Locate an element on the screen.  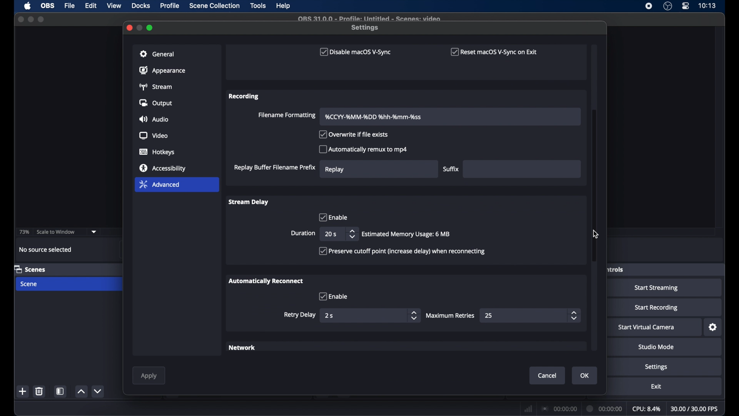
cursor is located at coordinates (596, 234).